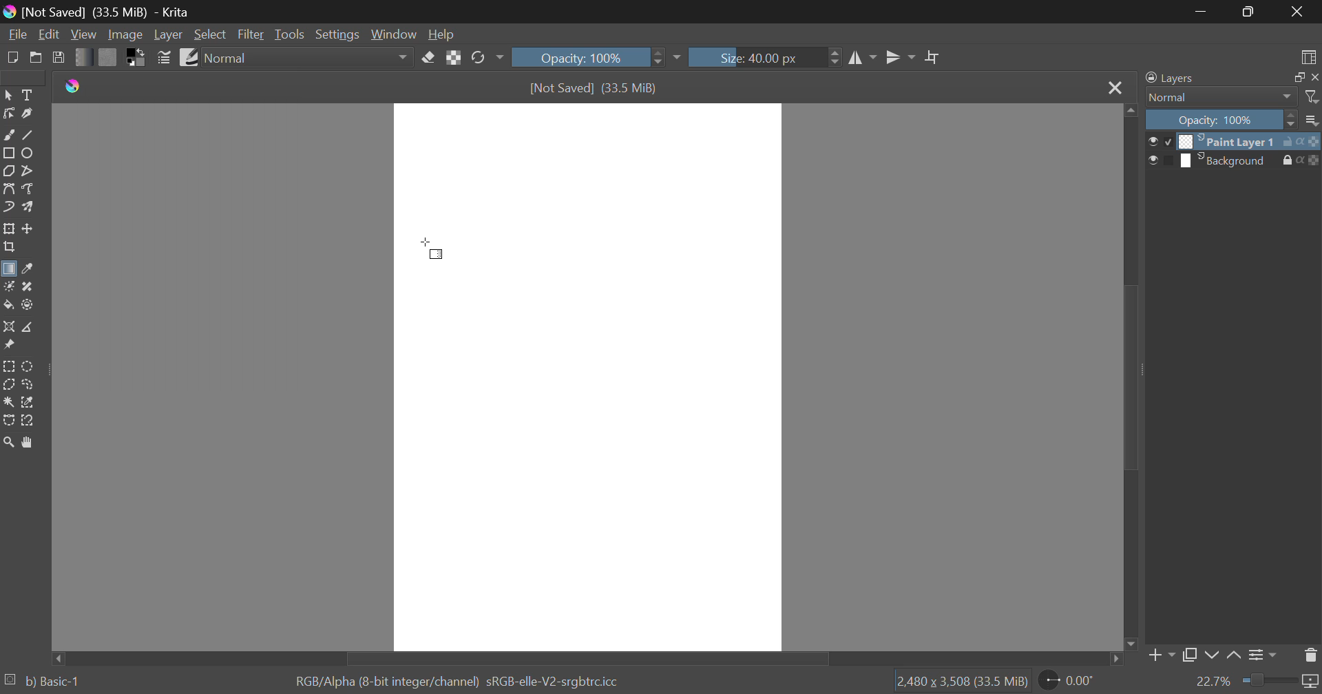  I want to click on Close, so click(1114, 87).